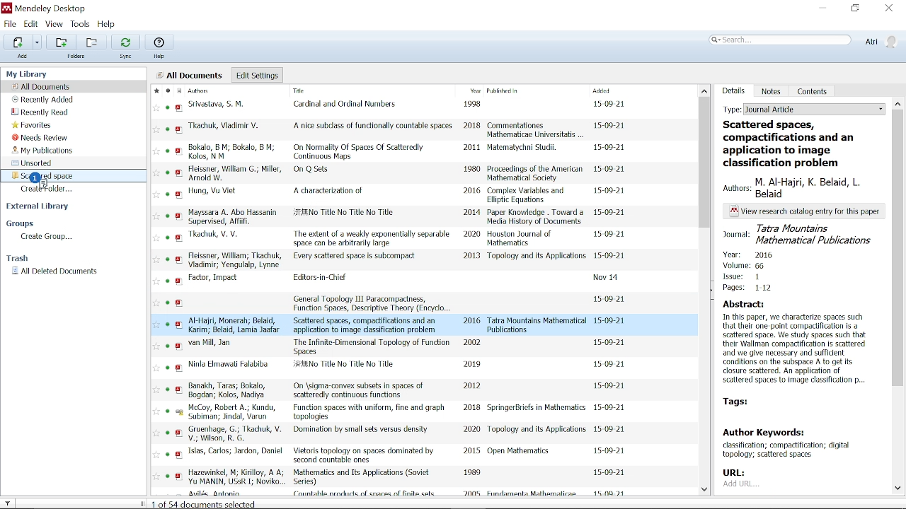 The image size is (906, 509). Describe the element at coordinates (524, 239) in the screenshot. I see `Houston Journal of
Mathematics.` at that location.